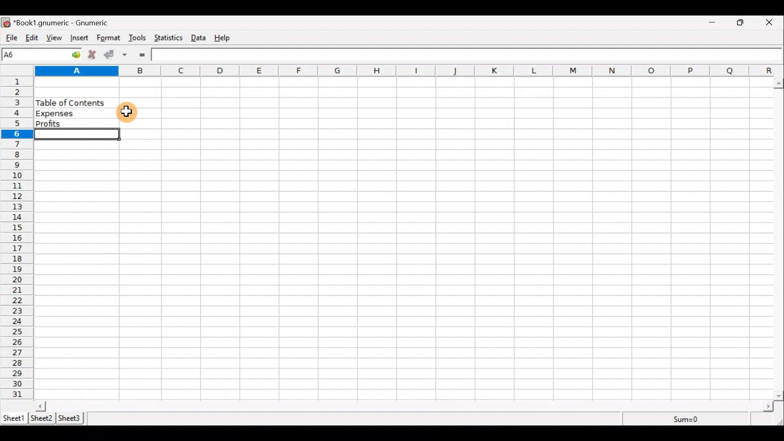 The width and height of the screenshot is (784, 441). I want to click on alphabets row, so click(397, 71).